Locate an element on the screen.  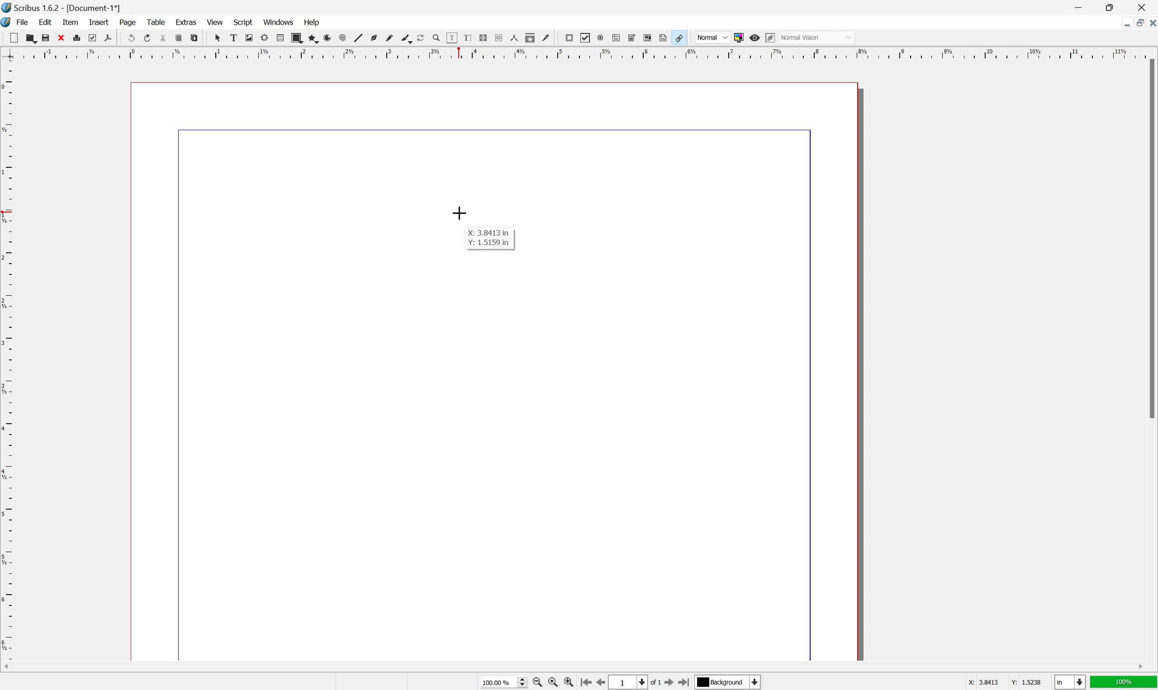
edit in preview mode is located at coordinates (770, 38).